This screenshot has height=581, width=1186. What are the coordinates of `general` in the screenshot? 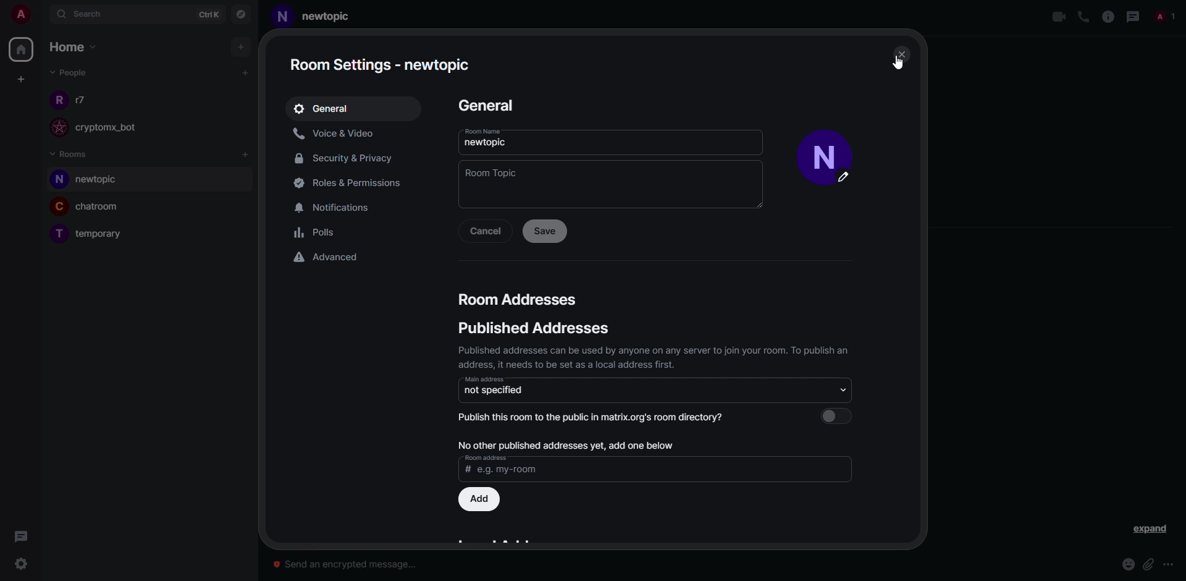 It's located at (485, 104).